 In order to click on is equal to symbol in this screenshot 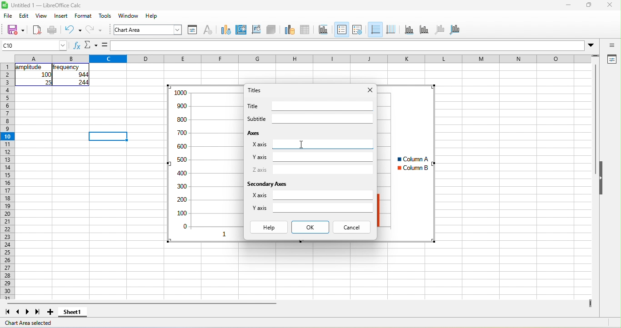, I will do `click(105, 45)`.